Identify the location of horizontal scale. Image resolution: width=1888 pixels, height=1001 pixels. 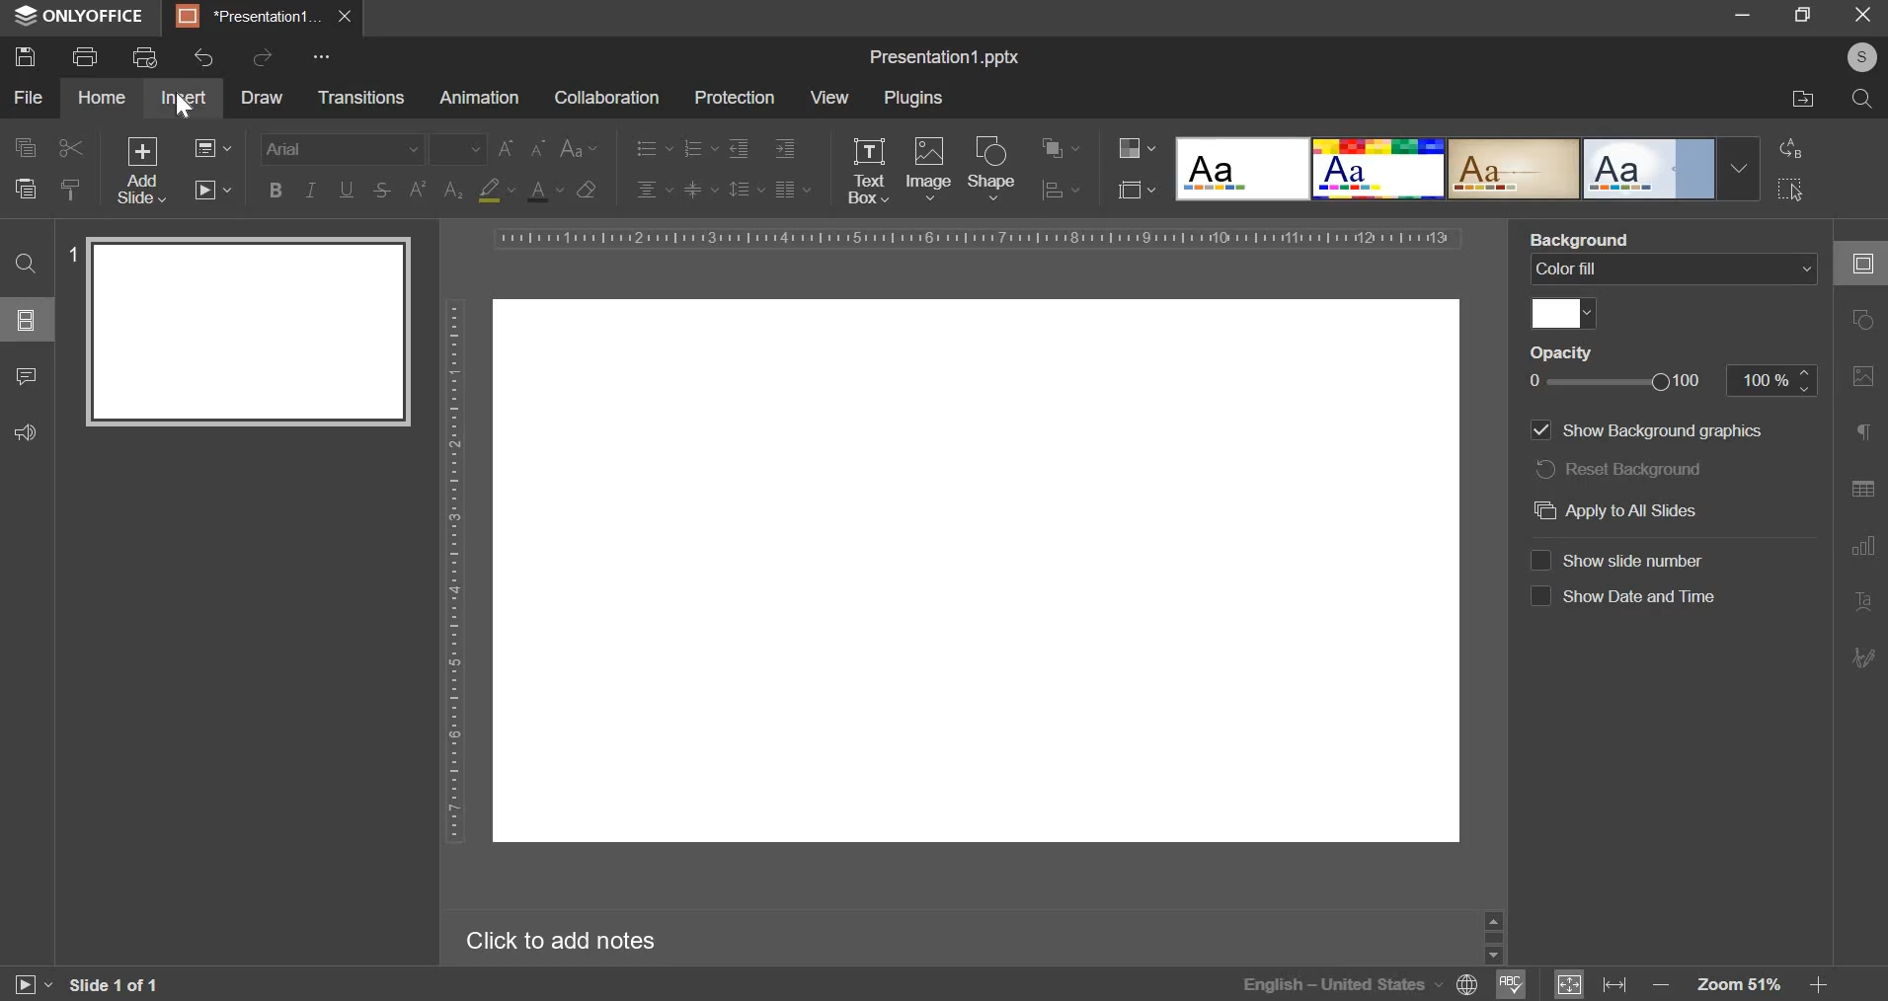
(981, 238).